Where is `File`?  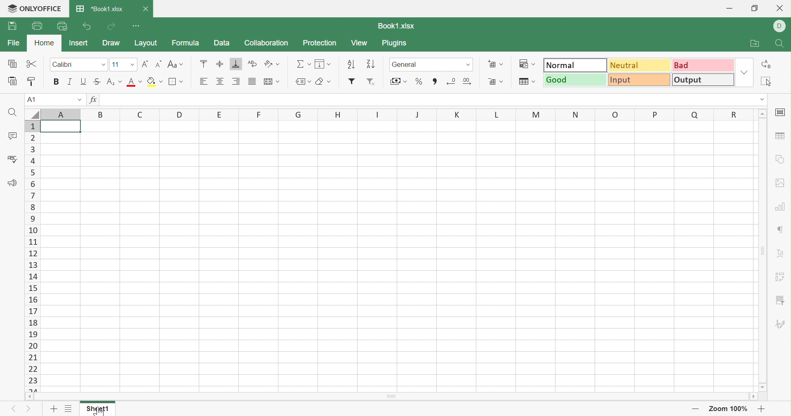
File is located at coordinates (14, 42).